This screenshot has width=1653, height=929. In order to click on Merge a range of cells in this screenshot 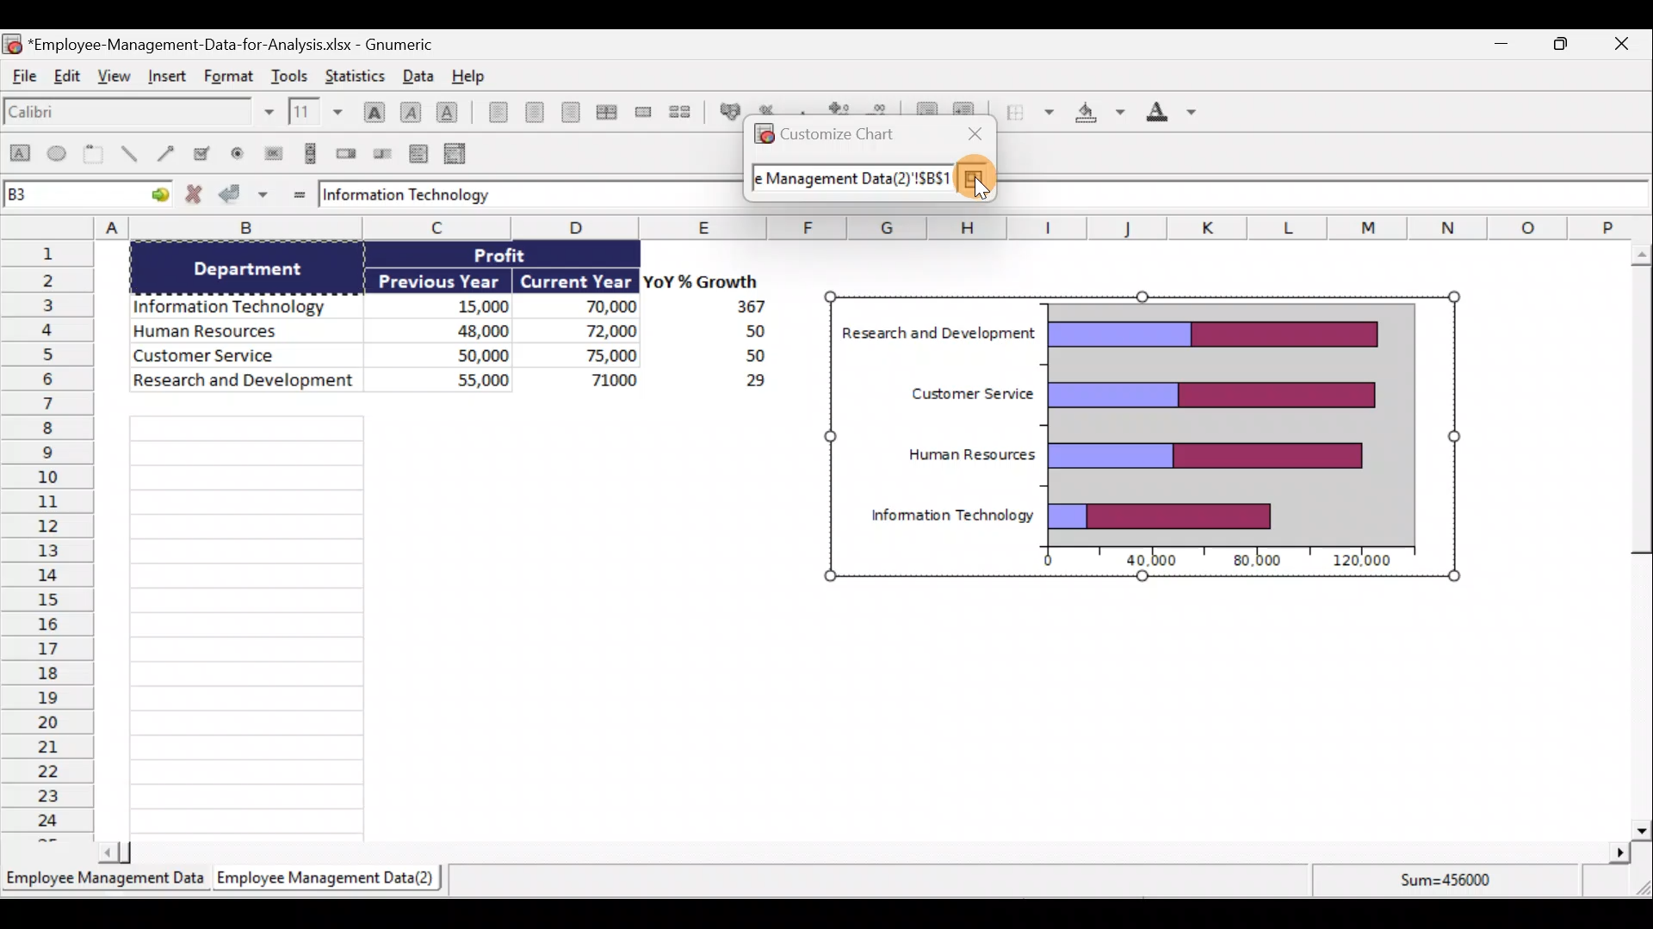, I will do `click(643, 112)`.